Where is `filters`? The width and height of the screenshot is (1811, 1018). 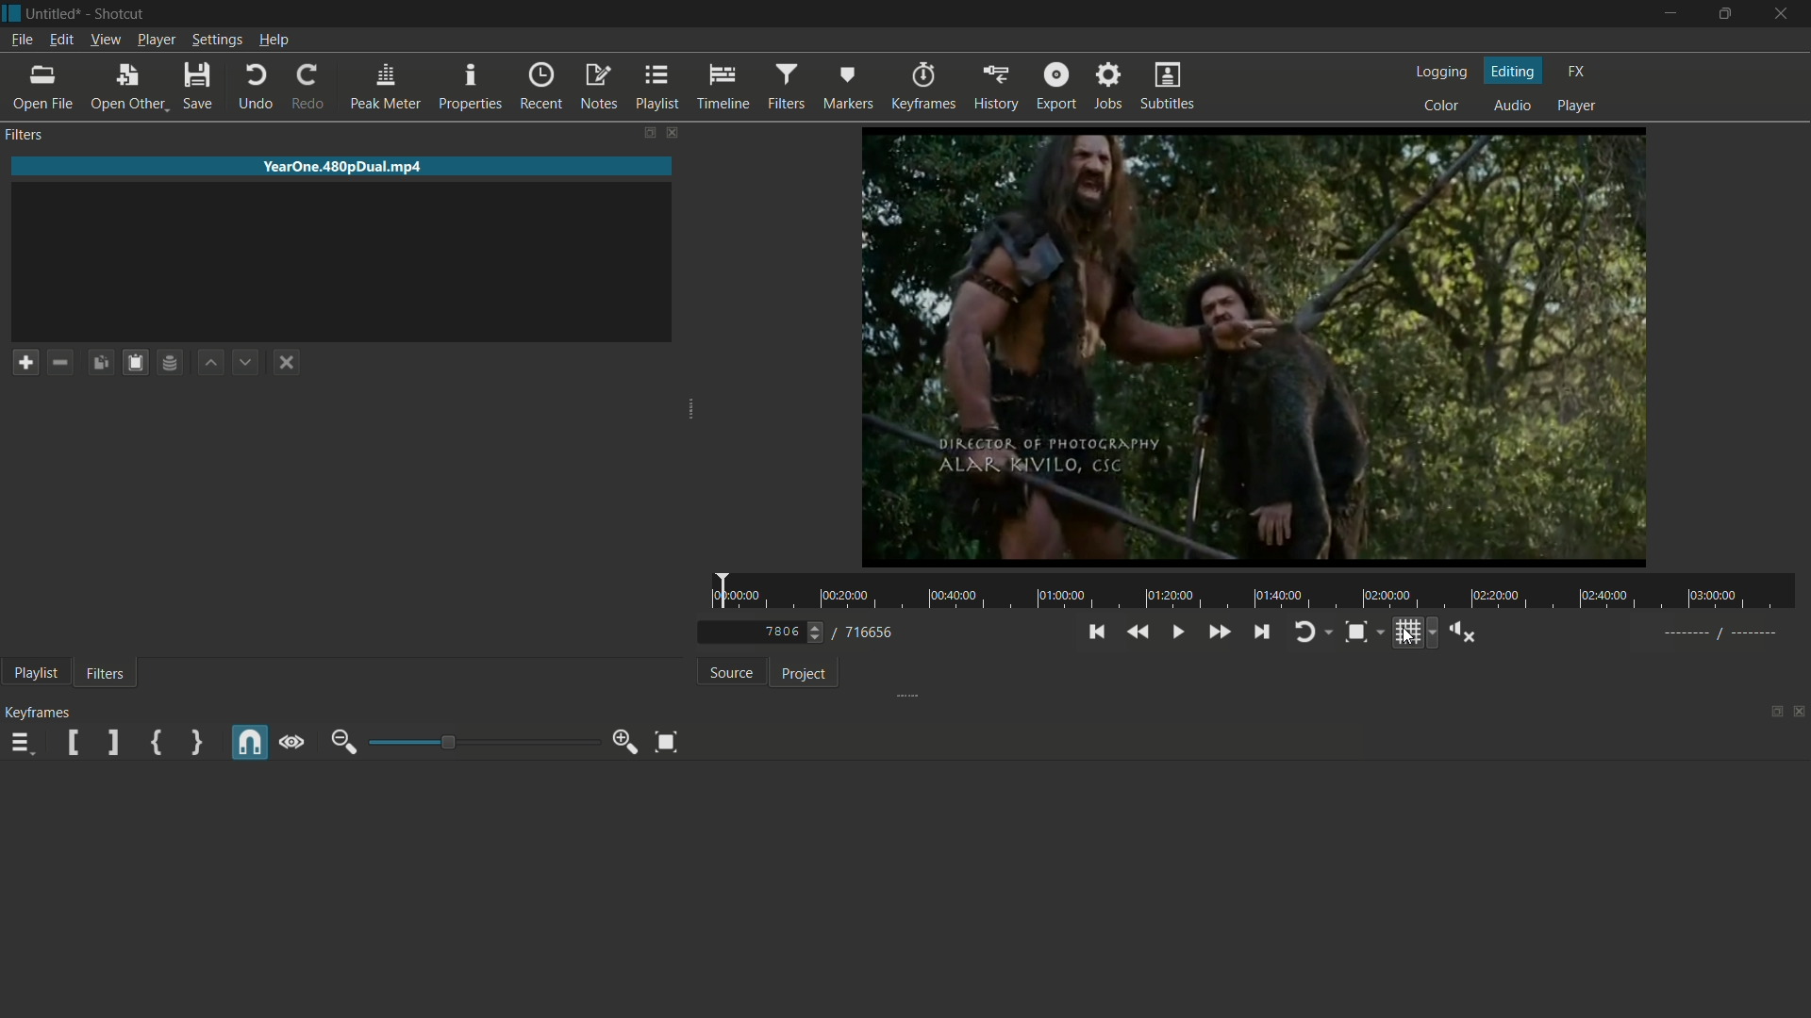 filters is located at coordinates (108, 673).